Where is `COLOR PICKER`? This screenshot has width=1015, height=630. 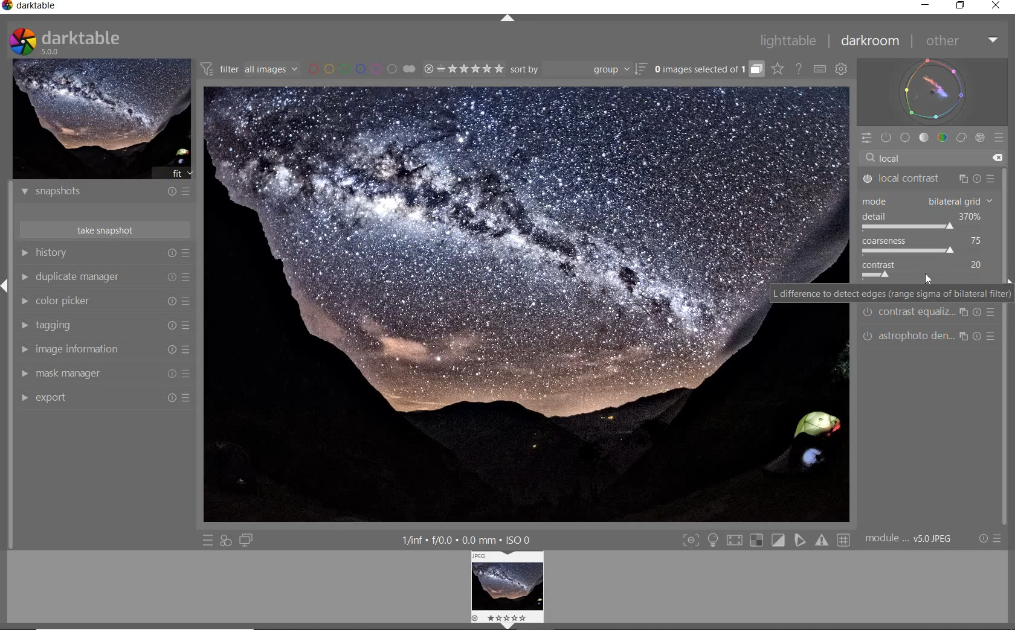 COLOR PICKER is located at coordinates (23, 300).